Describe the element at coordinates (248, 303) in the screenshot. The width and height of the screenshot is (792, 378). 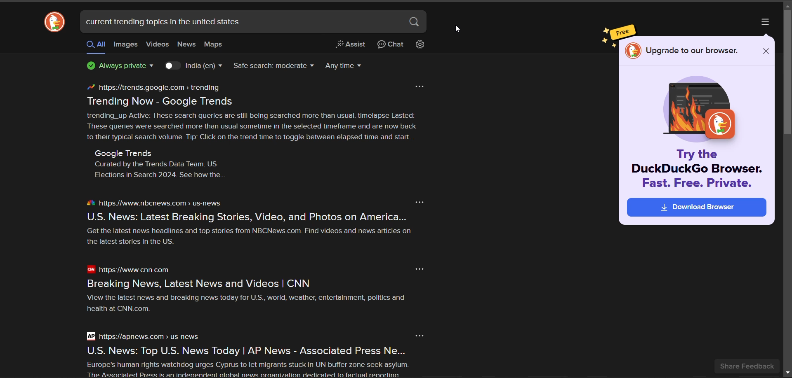
I see `View the latest news and breaking news today for U.S., world, weather, entertainment, politics and health at CNN.com.` at that location.